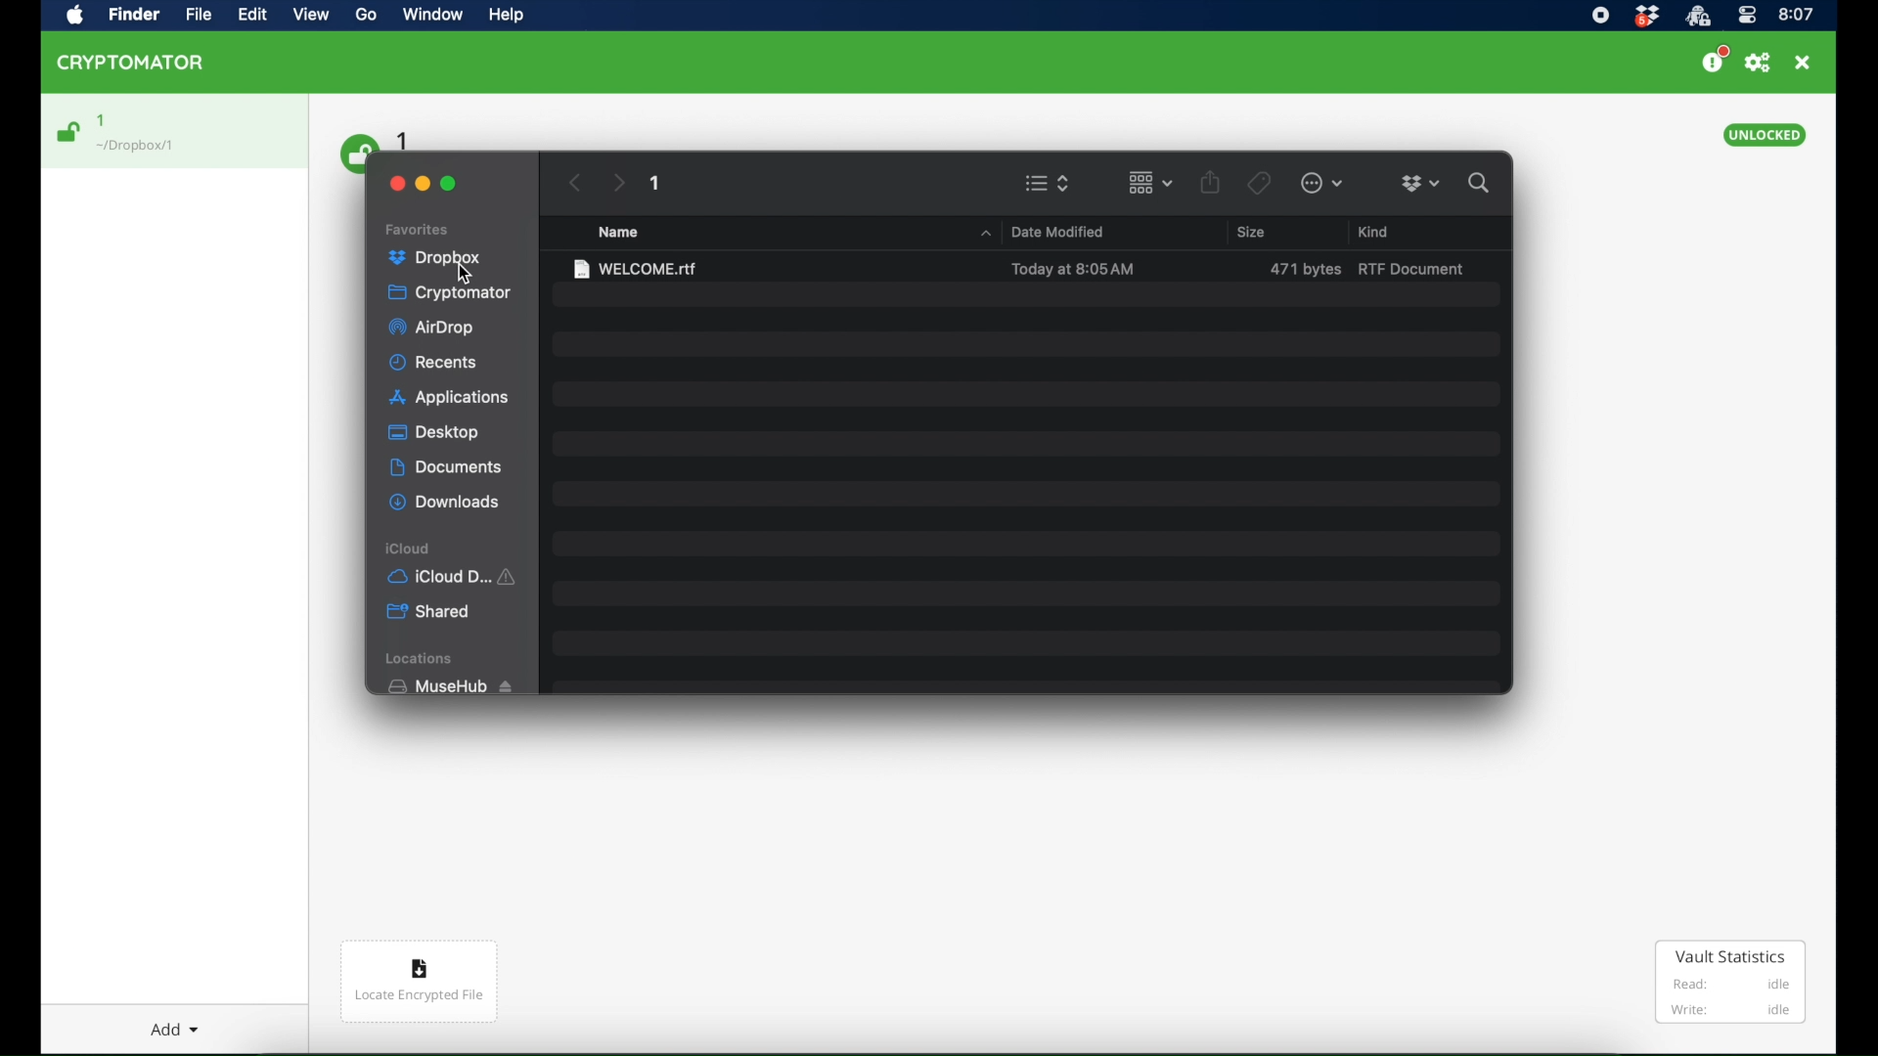 Image resolution: width=1878 pixels, height=1056 pixels. I want to click on close, so click(393, 181).